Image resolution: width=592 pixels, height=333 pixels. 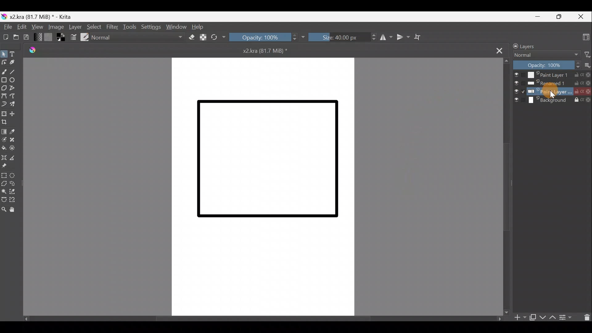 I want to click on Opacity: 100%, so click(x=267, y=38).